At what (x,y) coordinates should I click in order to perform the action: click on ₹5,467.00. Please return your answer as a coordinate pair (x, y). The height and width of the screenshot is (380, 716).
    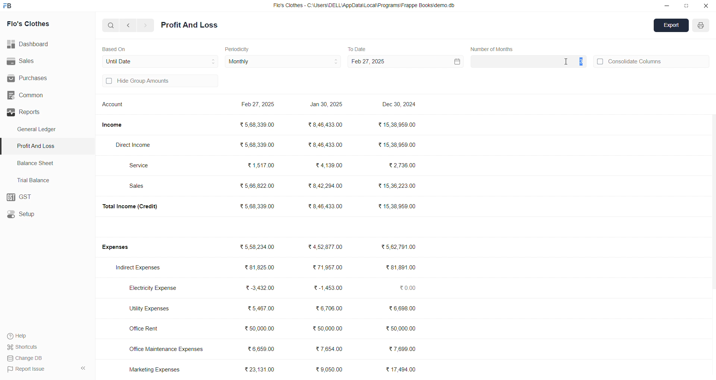
    Looking at the image, I should click on (261, 308).